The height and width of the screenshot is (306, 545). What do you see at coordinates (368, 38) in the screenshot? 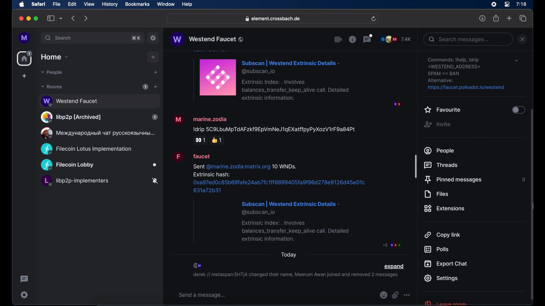
I see `threads` at bounding box center [368, 38].